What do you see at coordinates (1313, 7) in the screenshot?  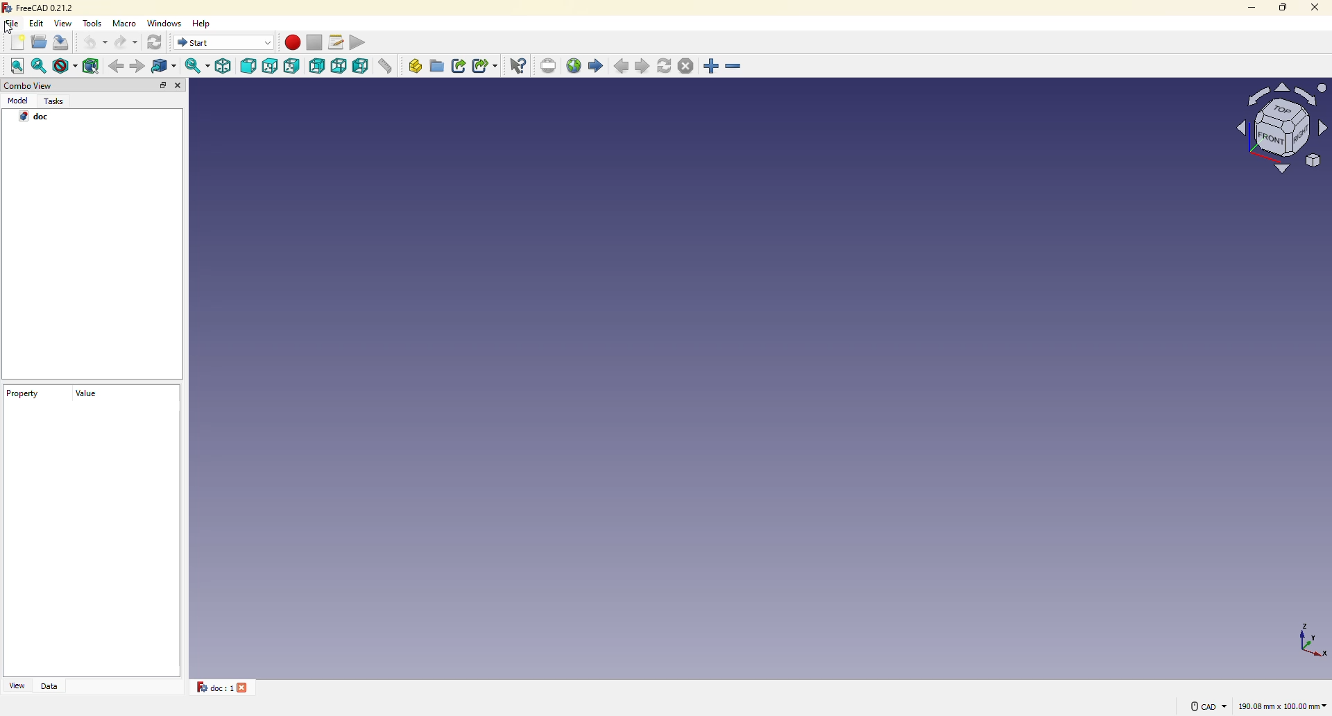 I see `close` at bounding box center [1313, 7].